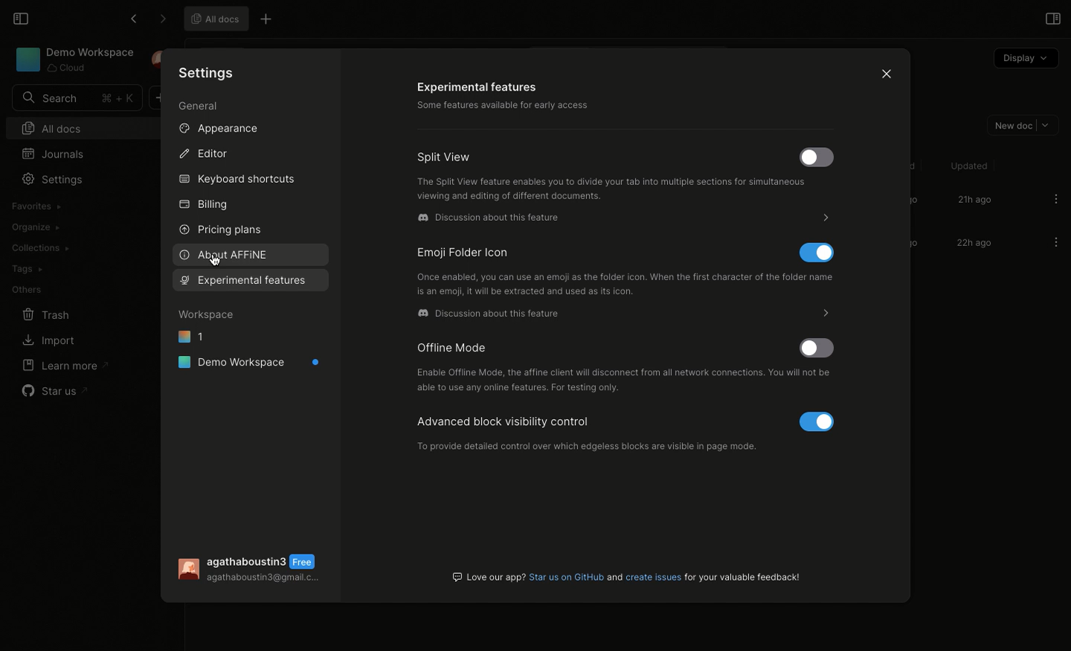  I want to click on Always enable url preview, so click(640, 574).